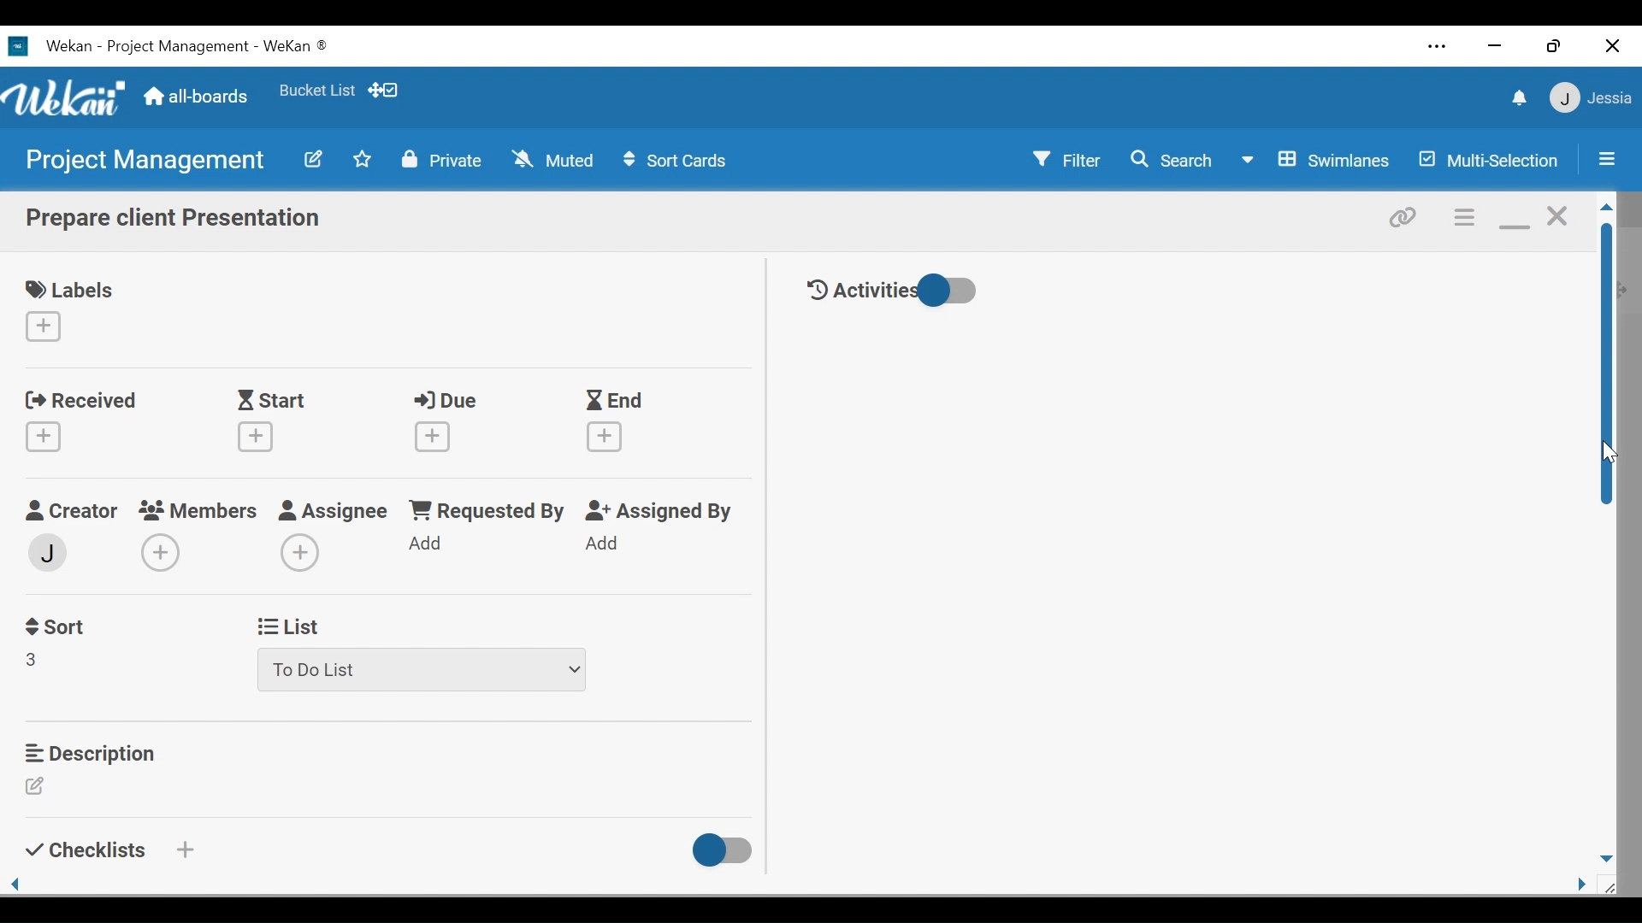  I want to click on close, so click(1612, 46).